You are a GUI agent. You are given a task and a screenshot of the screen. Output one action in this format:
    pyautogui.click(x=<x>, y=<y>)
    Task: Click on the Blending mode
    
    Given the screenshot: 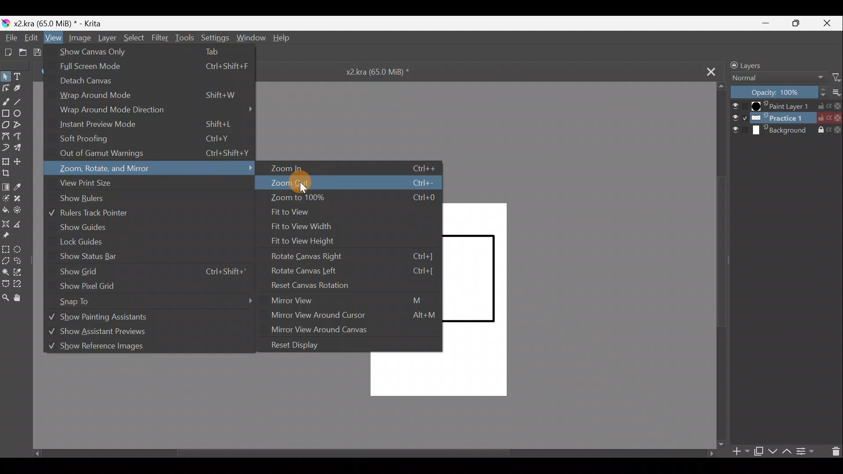 What is the action you would take?
    pyautogui.click(x=779, y=79)
    